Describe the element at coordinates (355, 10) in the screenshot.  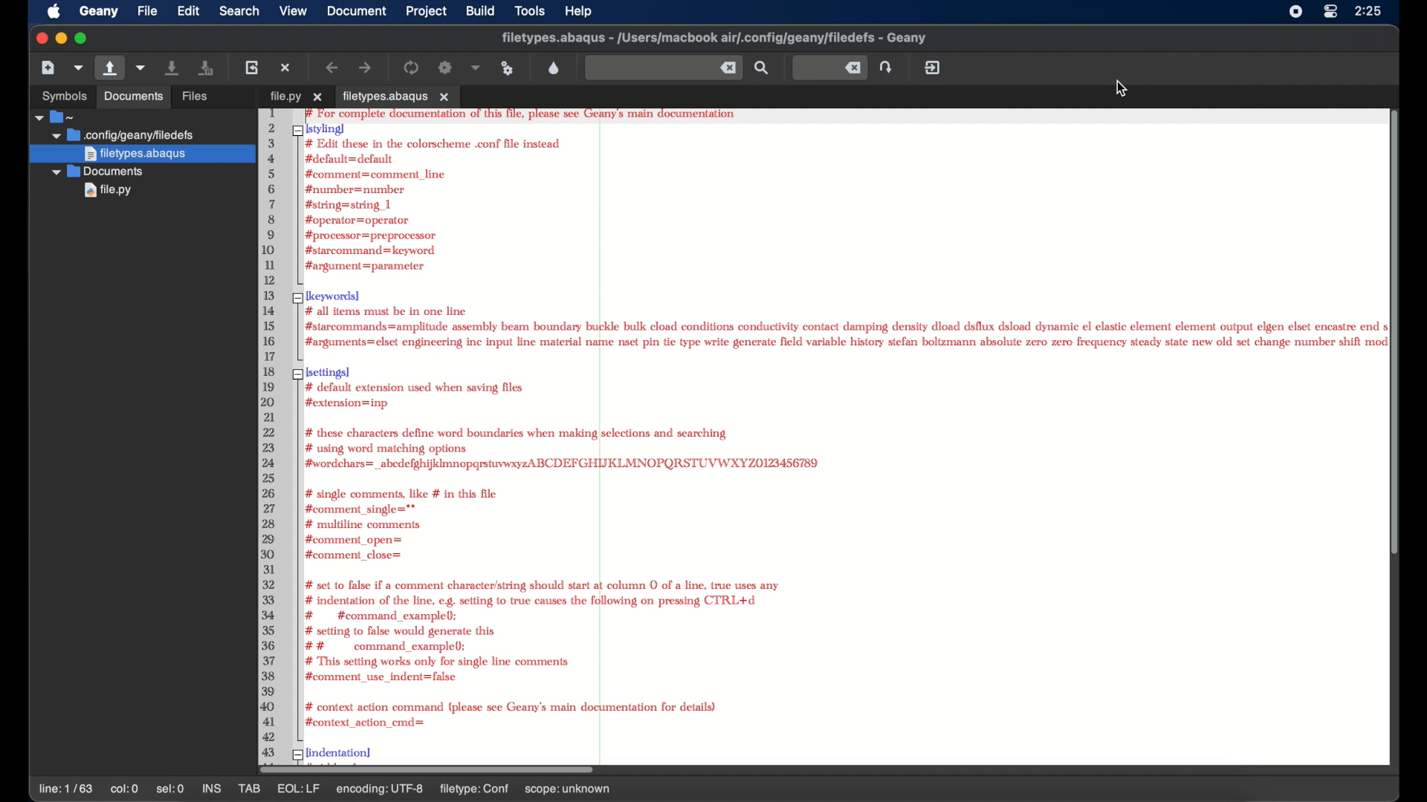
I see `document` at that location.